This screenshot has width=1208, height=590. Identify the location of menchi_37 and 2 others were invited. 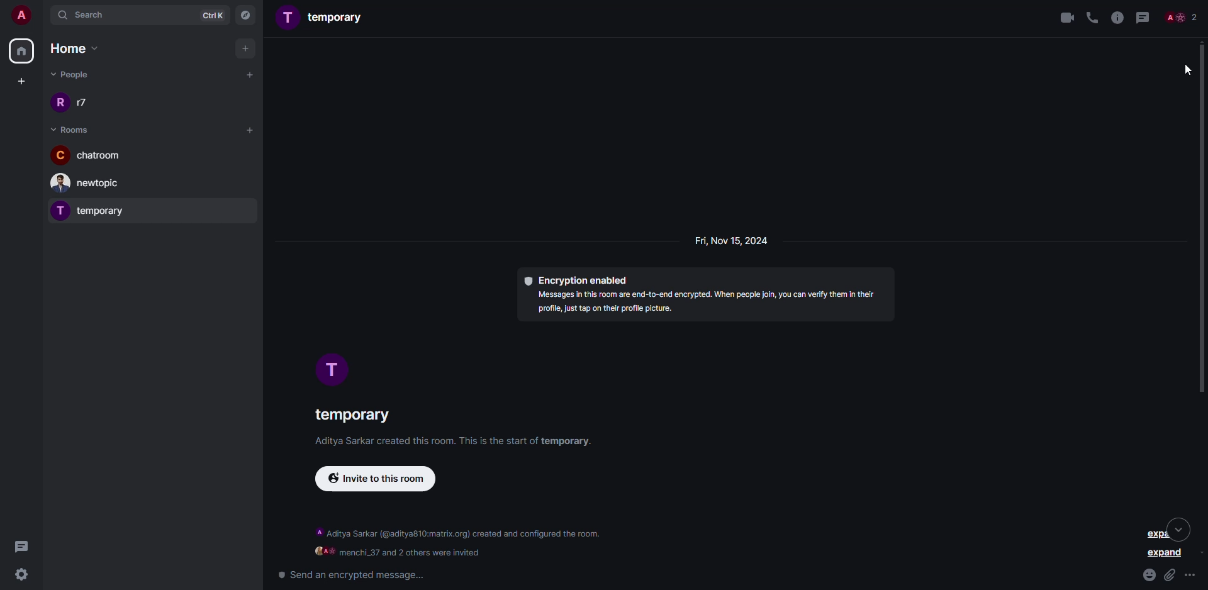
(398, 552).